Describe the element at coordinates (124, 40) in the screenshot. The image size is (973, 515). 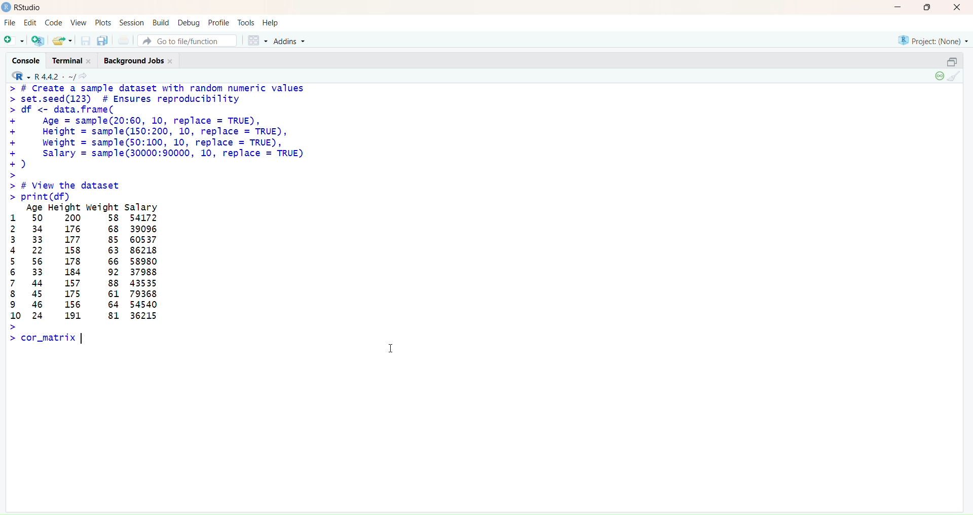
I see `Print the current file` at that location.